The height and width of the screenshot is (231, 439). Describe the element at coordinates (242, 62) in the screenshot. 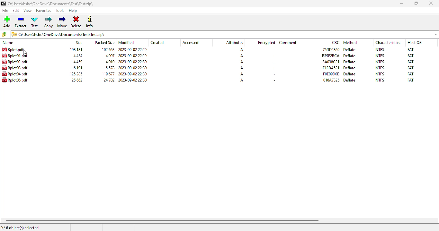

I see `A` at that location.